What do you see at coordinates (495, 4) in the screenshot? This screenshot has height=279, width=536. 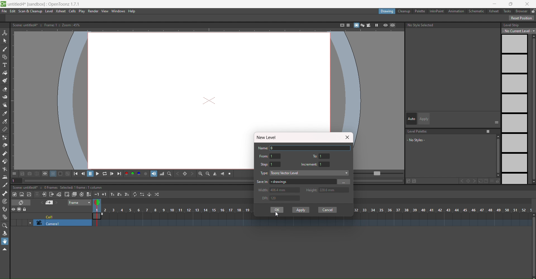 I see `minimise` at bounding box center [495, 4].